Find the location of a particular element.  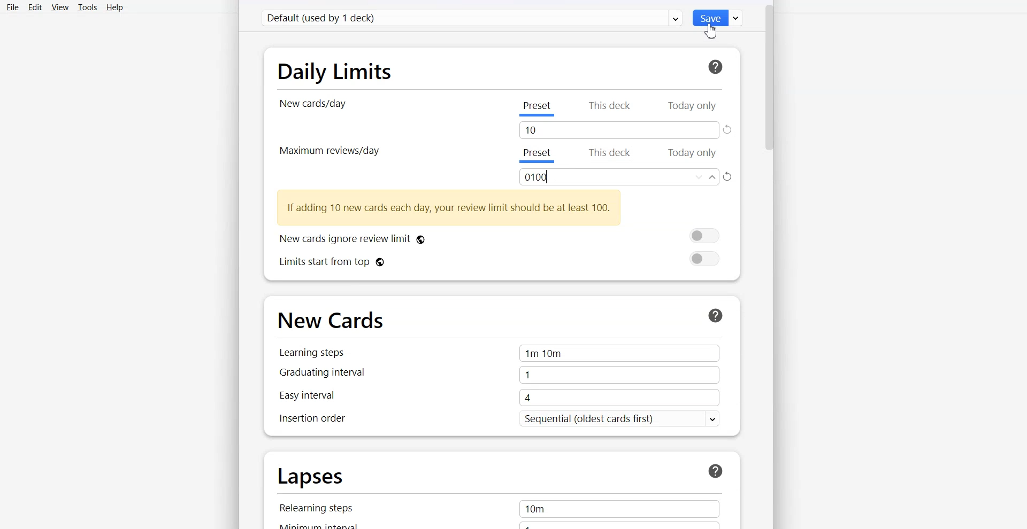

Edit is located at coordinates (34, 7).